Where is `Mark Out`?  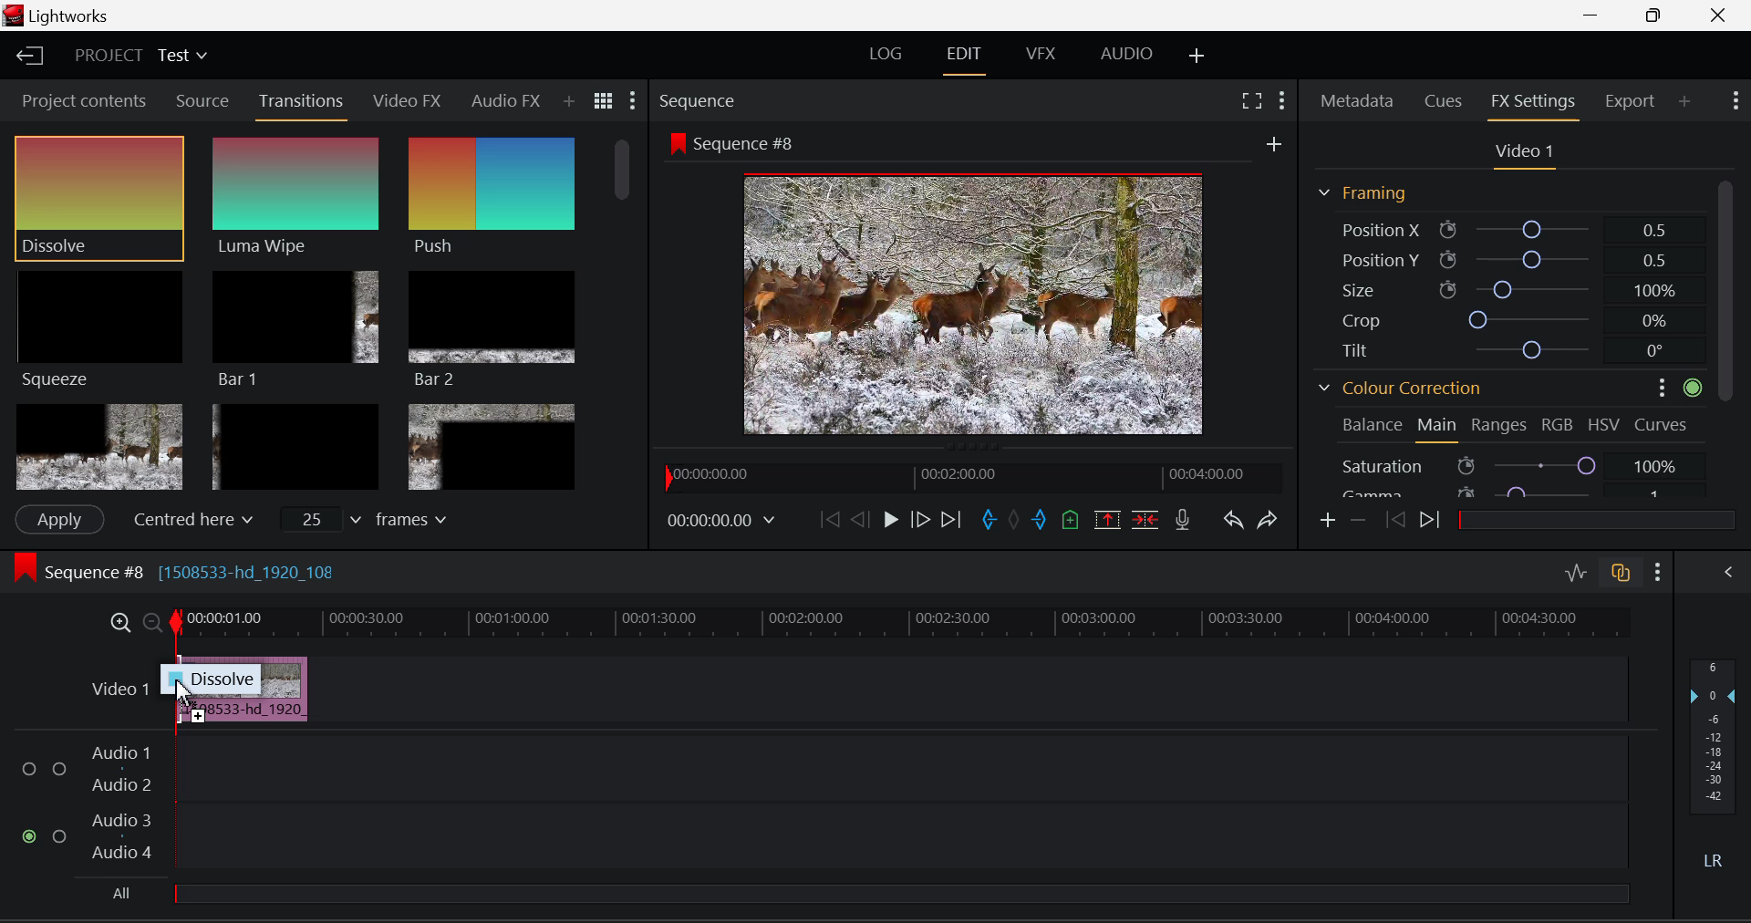
Mark Out is located at coordinates (1040, 520).